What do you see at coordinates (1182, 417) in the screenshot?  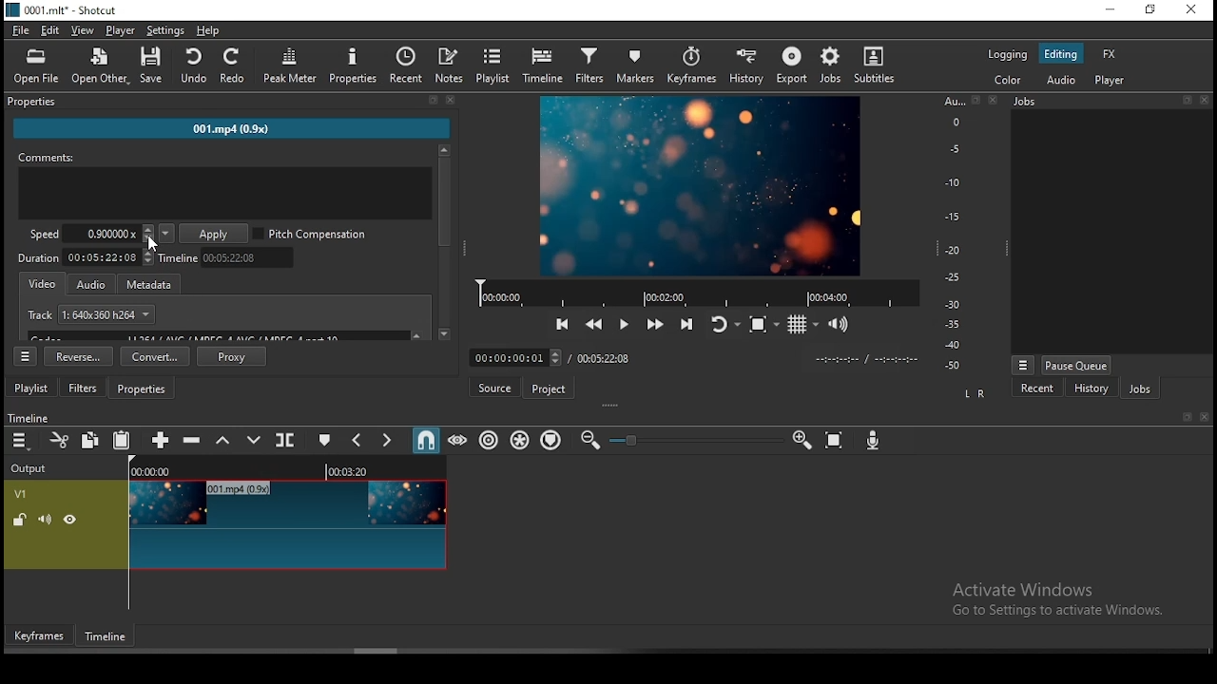 I see `bookmark` at bounding box center [1182, 417].